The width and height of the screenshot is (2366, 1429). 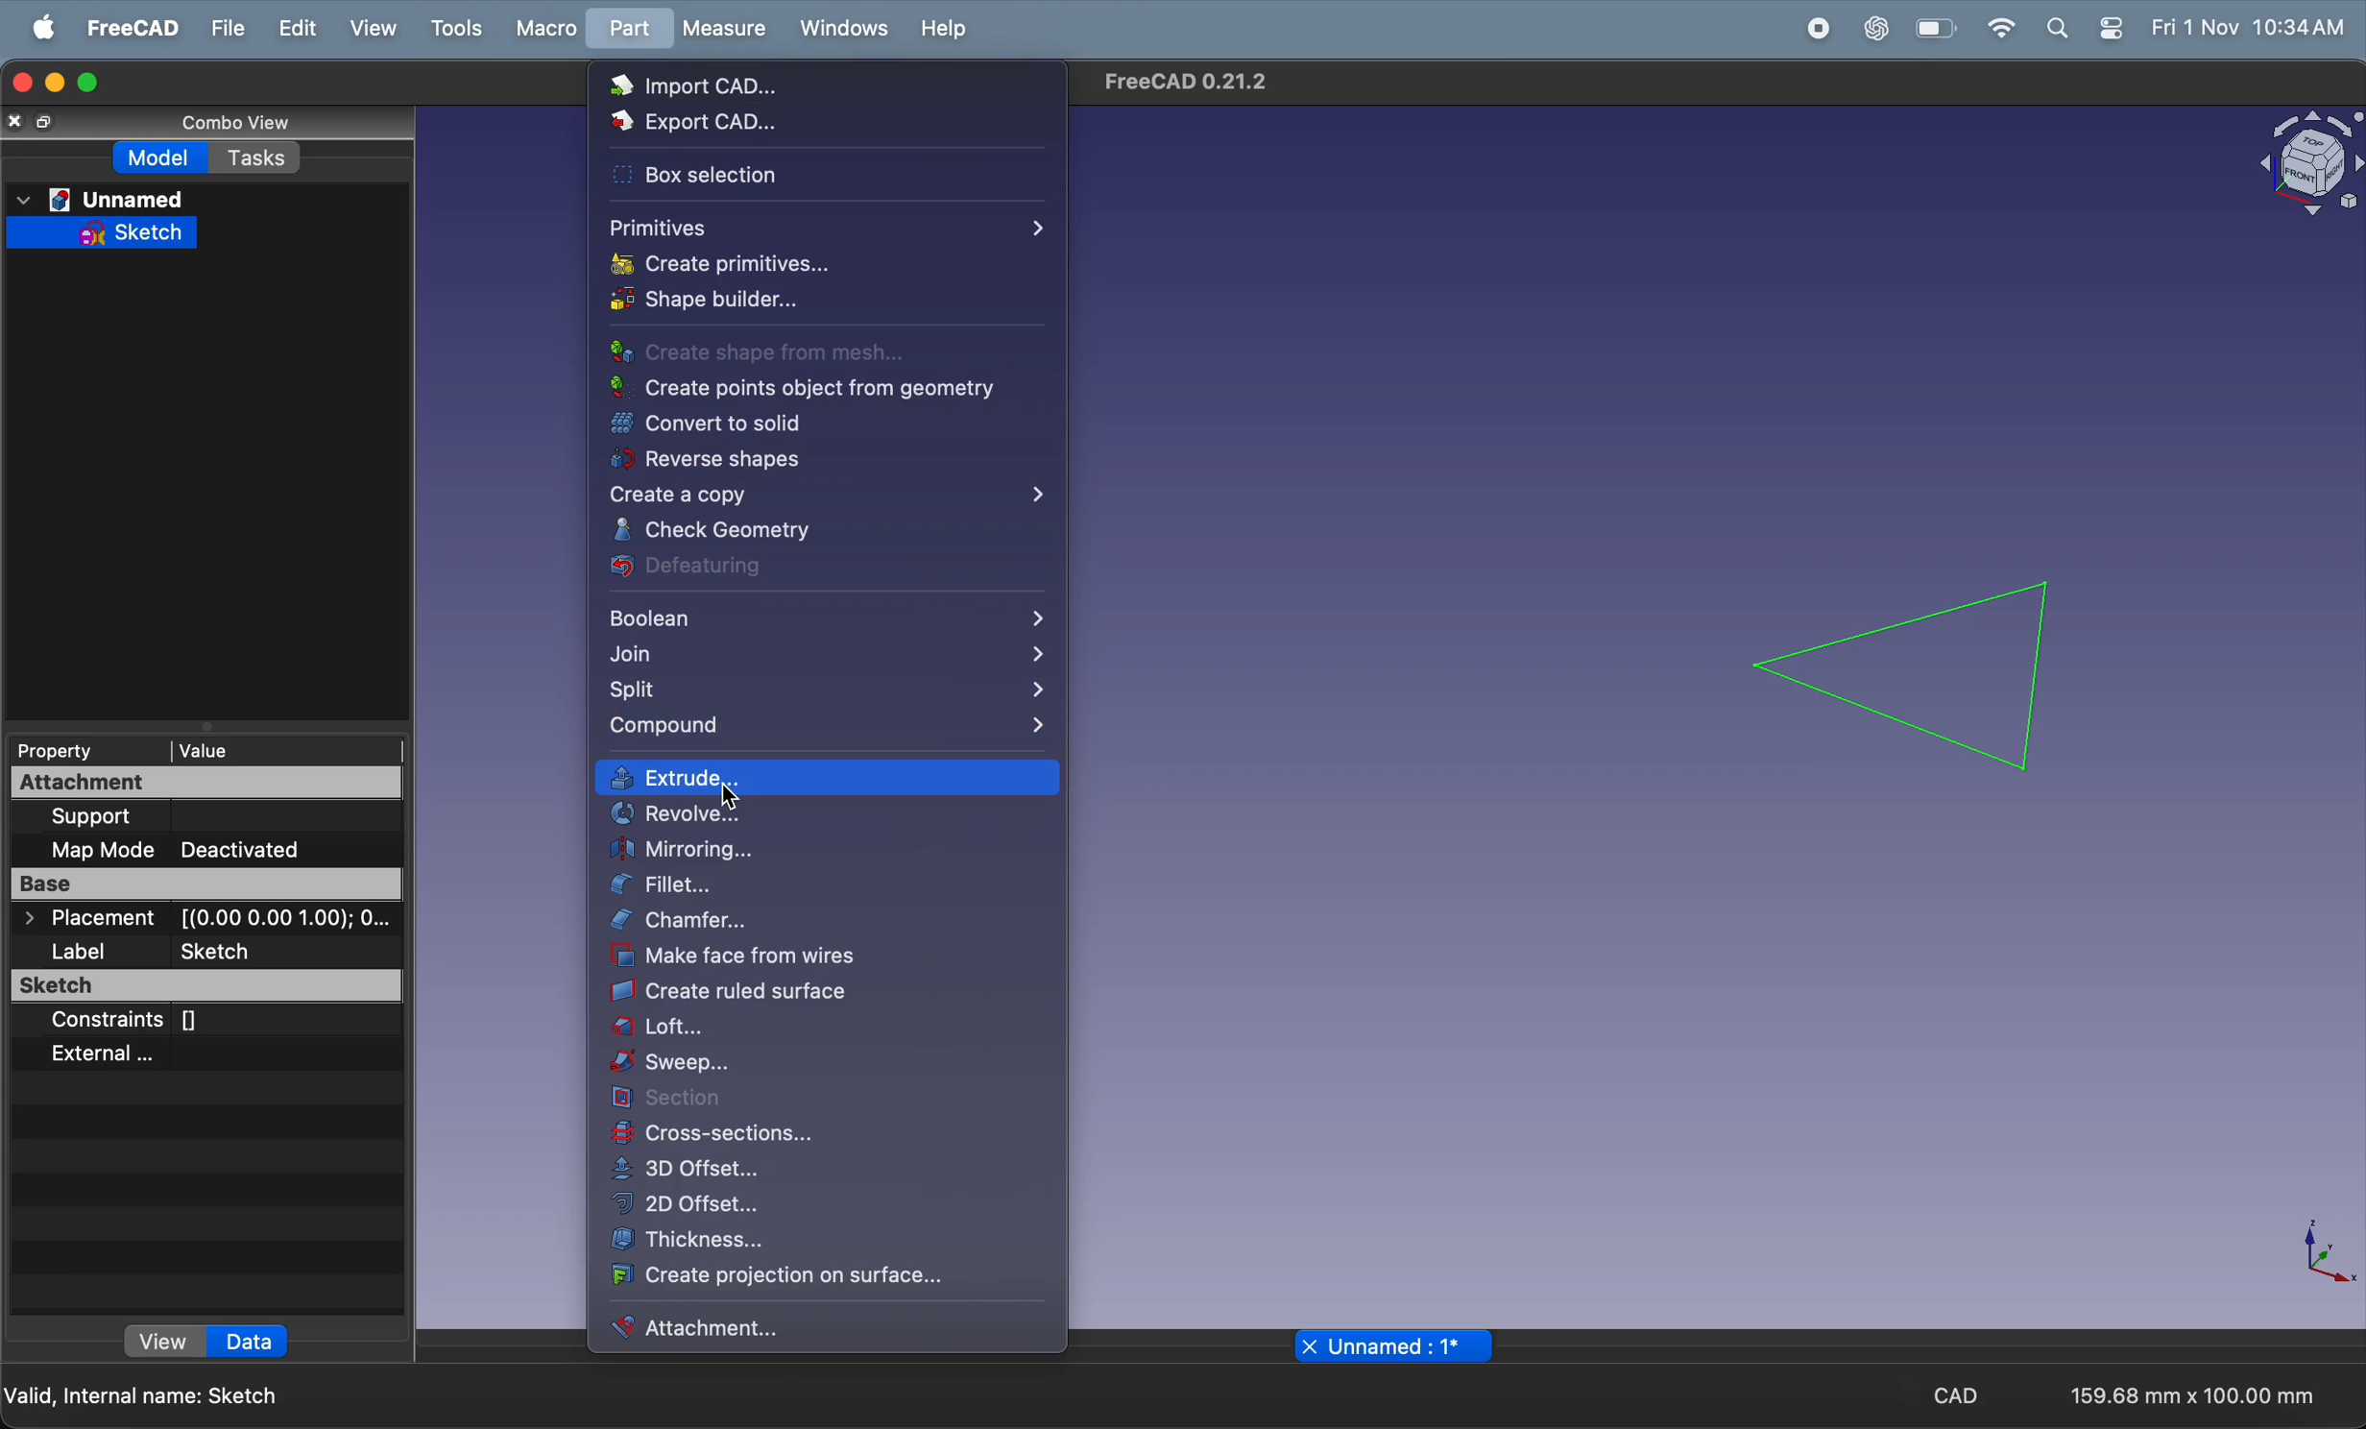 I want to click on model, so click(x=164, y=157).